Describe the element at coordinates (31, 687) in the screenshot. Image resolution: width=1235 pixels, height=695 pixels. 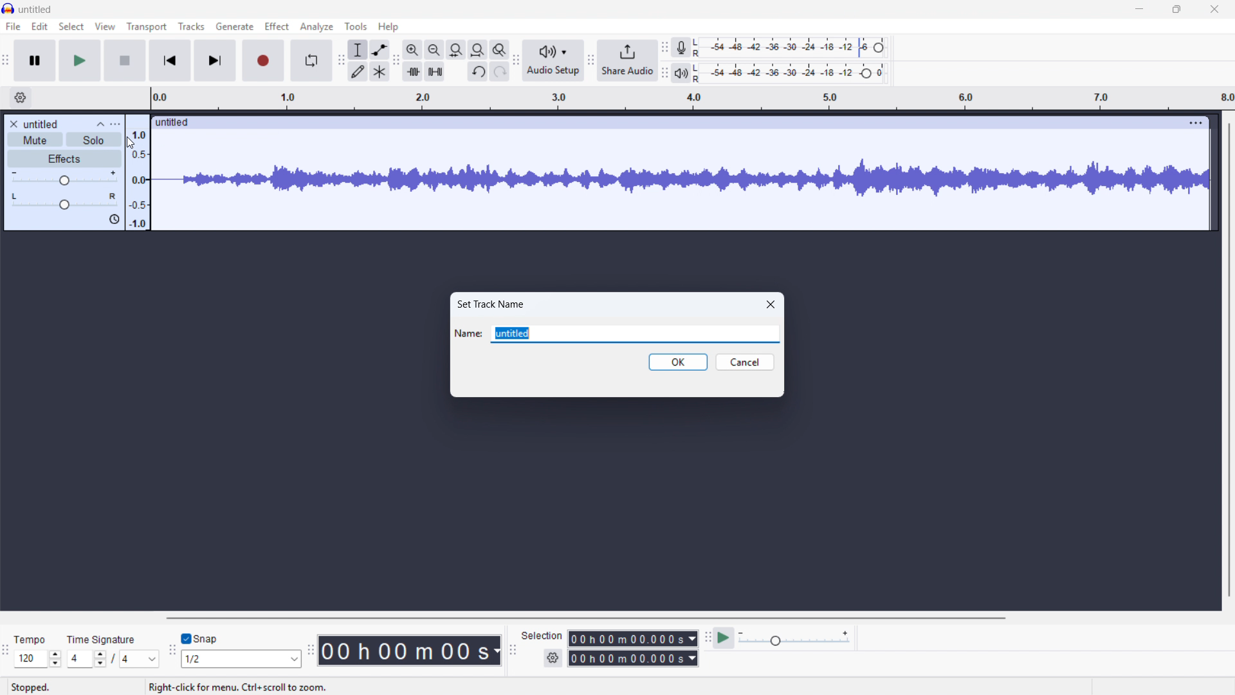
I see `Status: stopped` at that location.